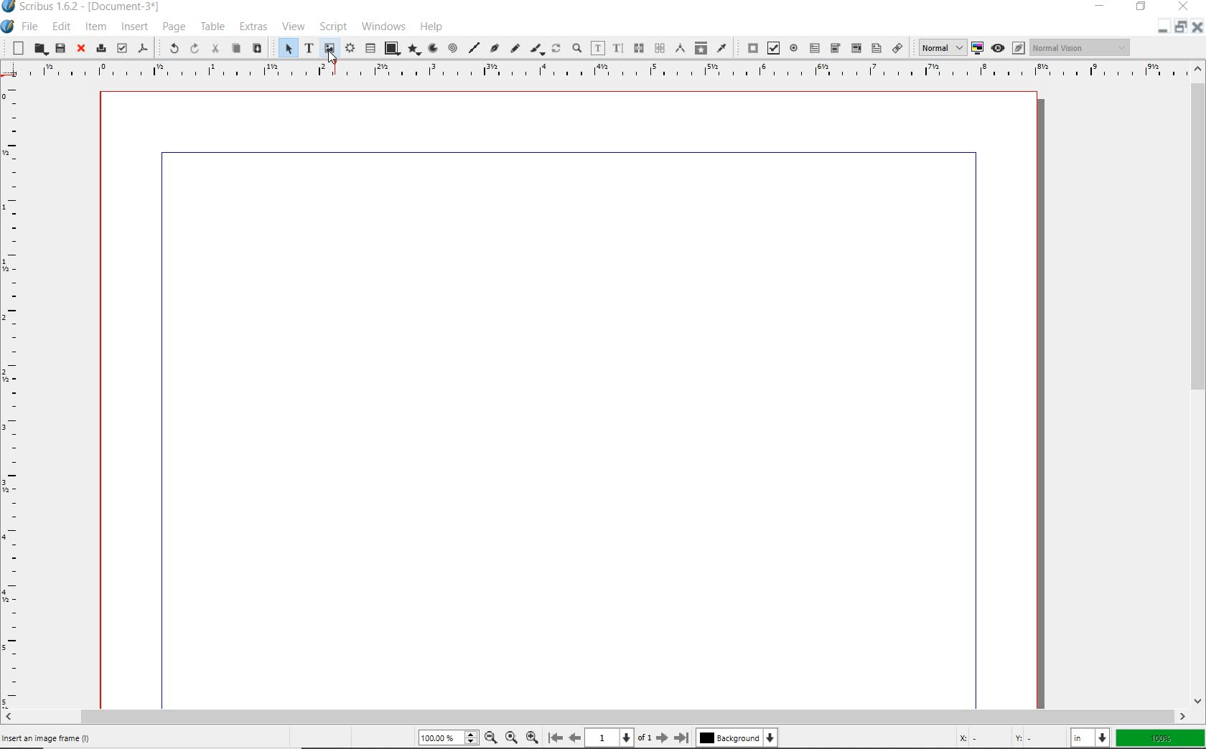  Describe the element at coordinates (32, 27) in the screenshot. I see `FILE` at that location.